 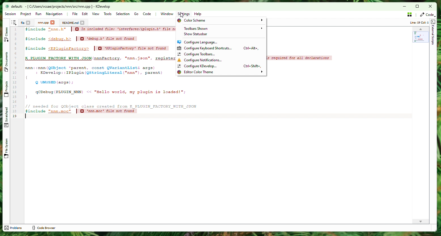 What do you see at coordinates (69, 23) in the screenshot?
I see `Doc` at bounding box center [69, 23].